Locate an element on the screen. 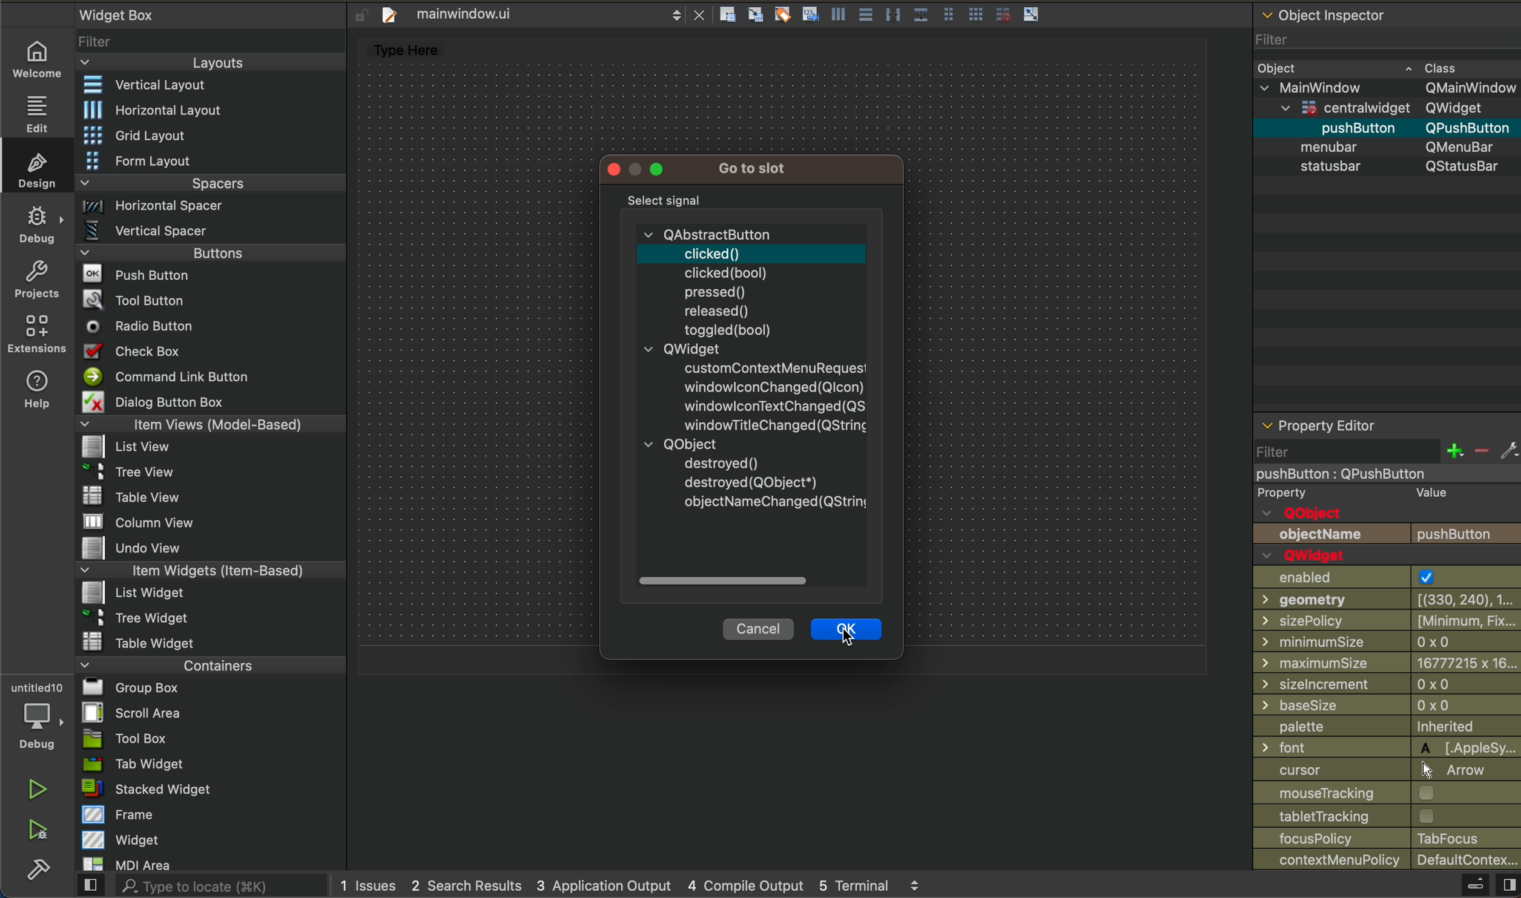 This screenshot has height=898, width=1521. QObject is located at coordinates (678, 444).